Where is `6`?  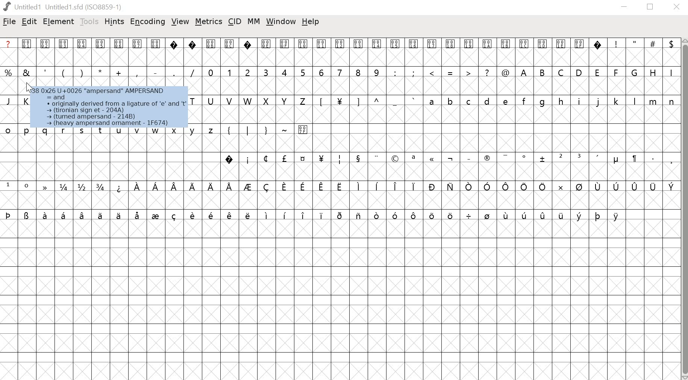
6 is located at coordinates (323, 71).